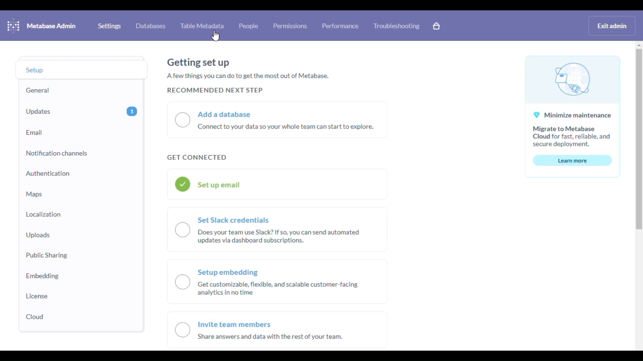 The image size is (643, 361). What do you see at coordinates (214, 90) in the screenshot?
I see `recommended next step` at bounding box center [214, 90].